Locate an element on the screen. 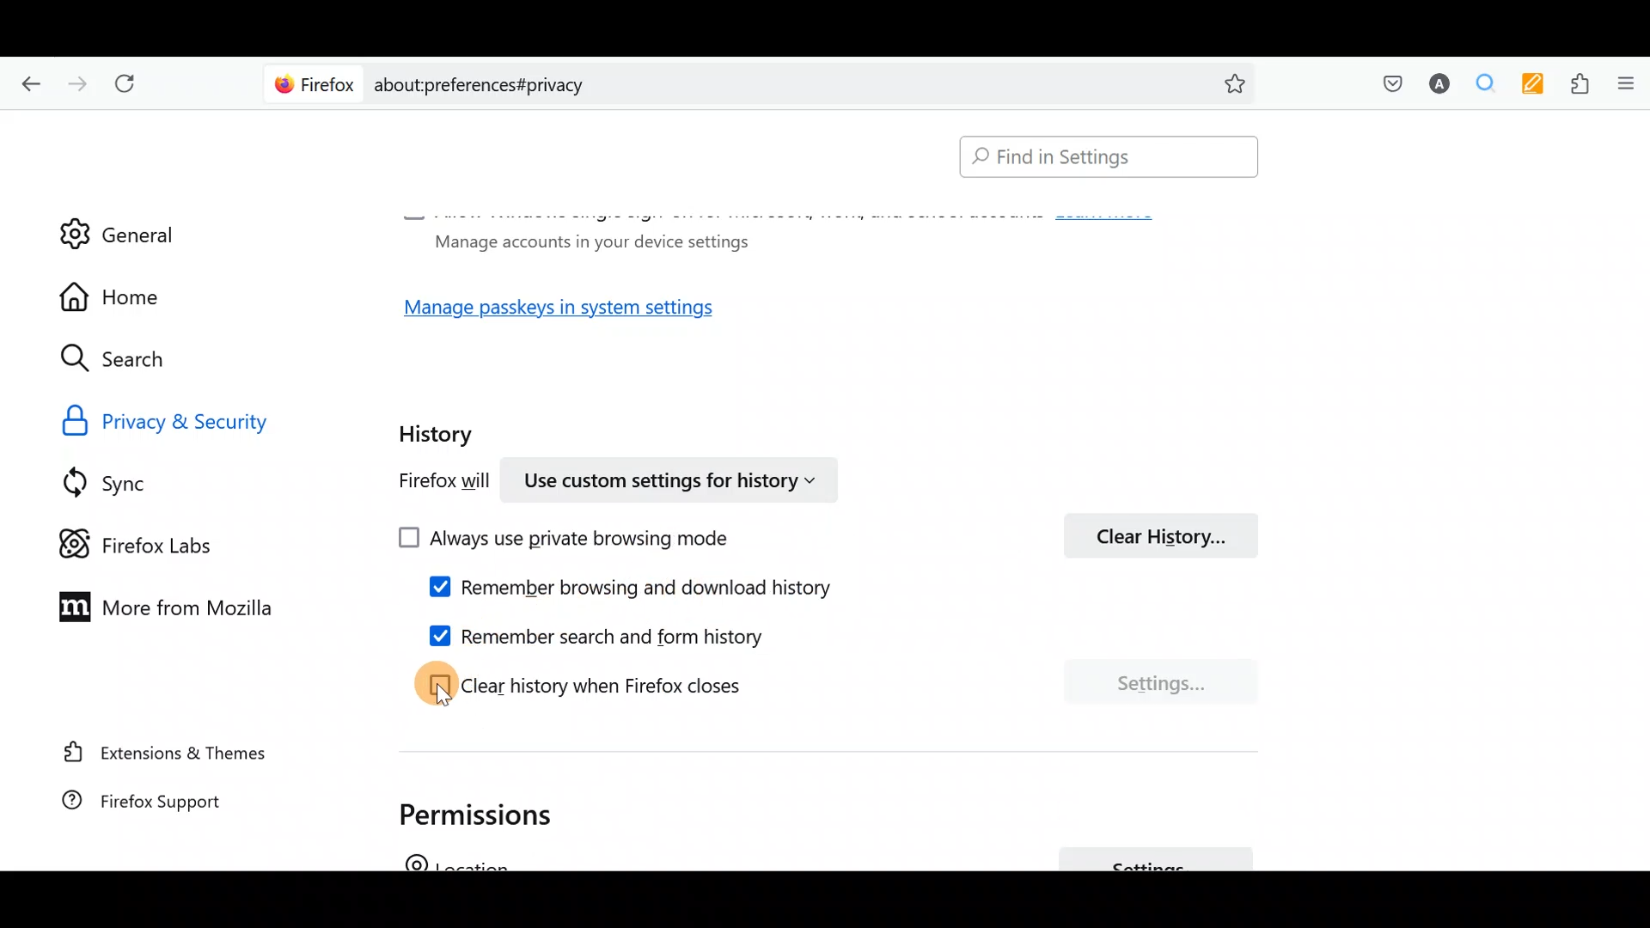 The image size is (1650, 928). cursor is located at coordinates (443, 696).